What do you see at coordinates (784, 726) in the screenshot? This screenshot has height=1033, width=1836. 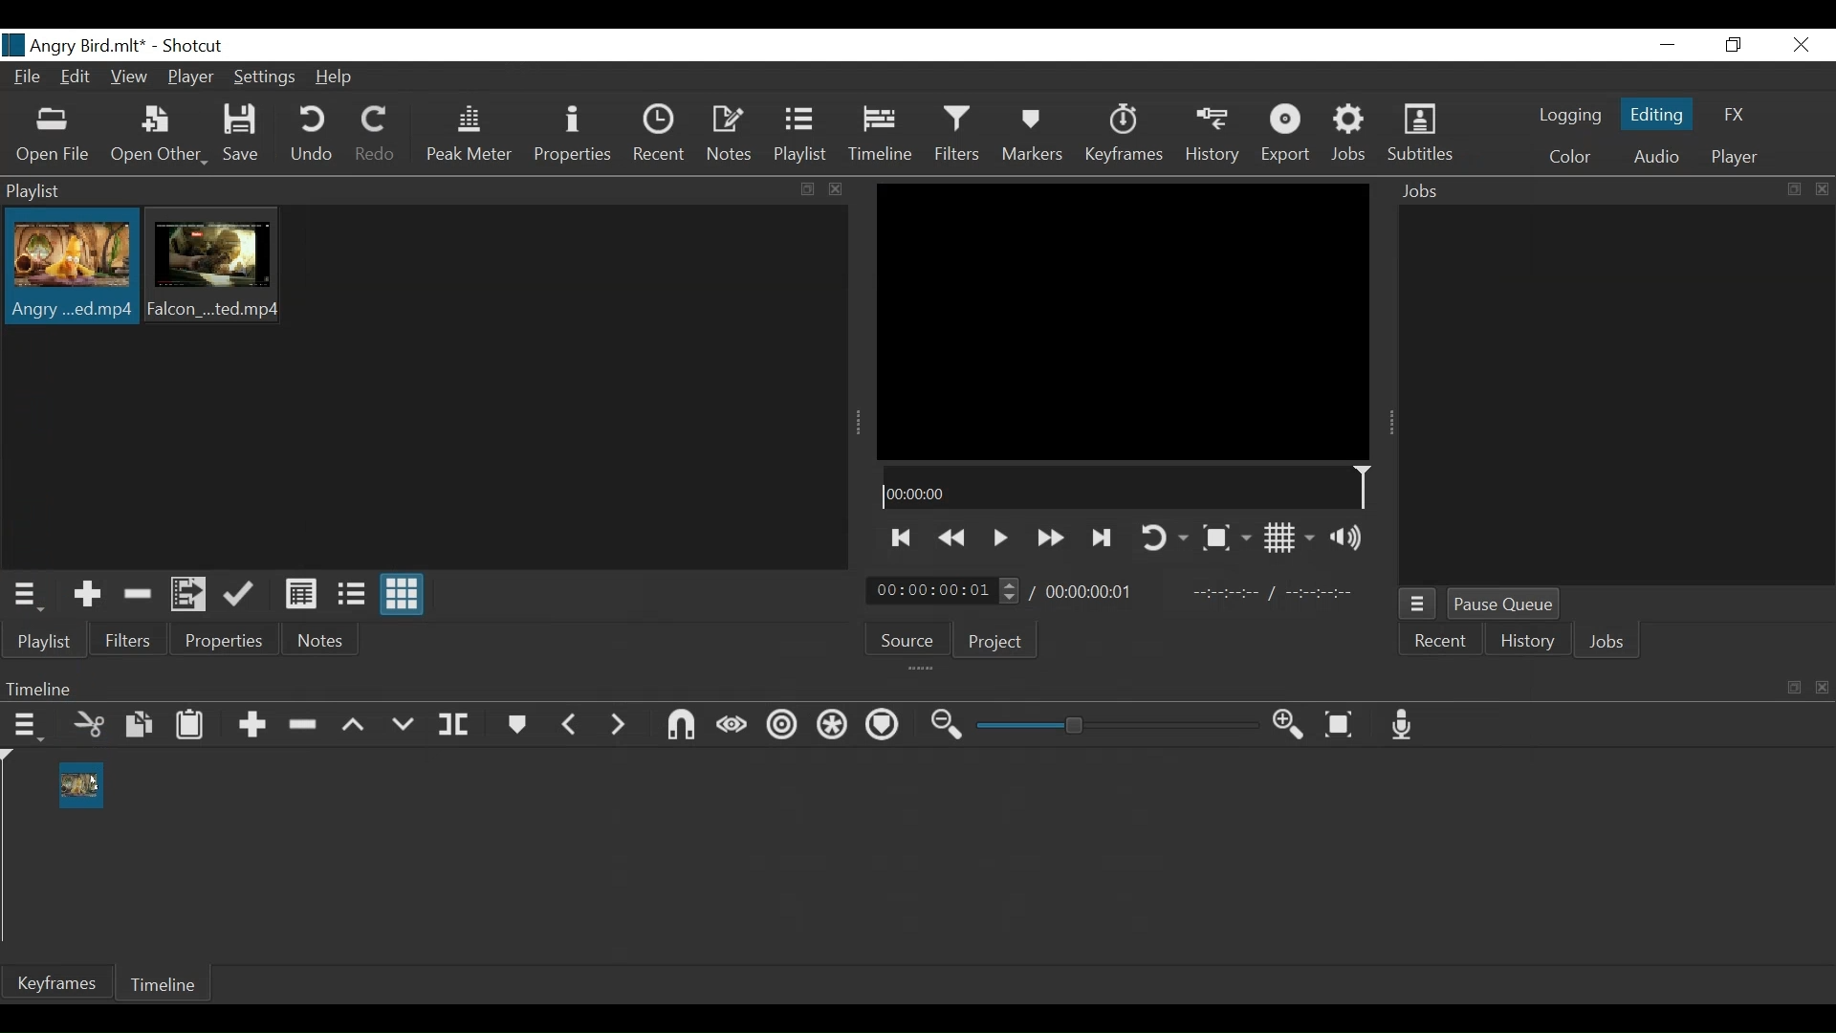 I see `Ripple` at bounding box center [784, 726].